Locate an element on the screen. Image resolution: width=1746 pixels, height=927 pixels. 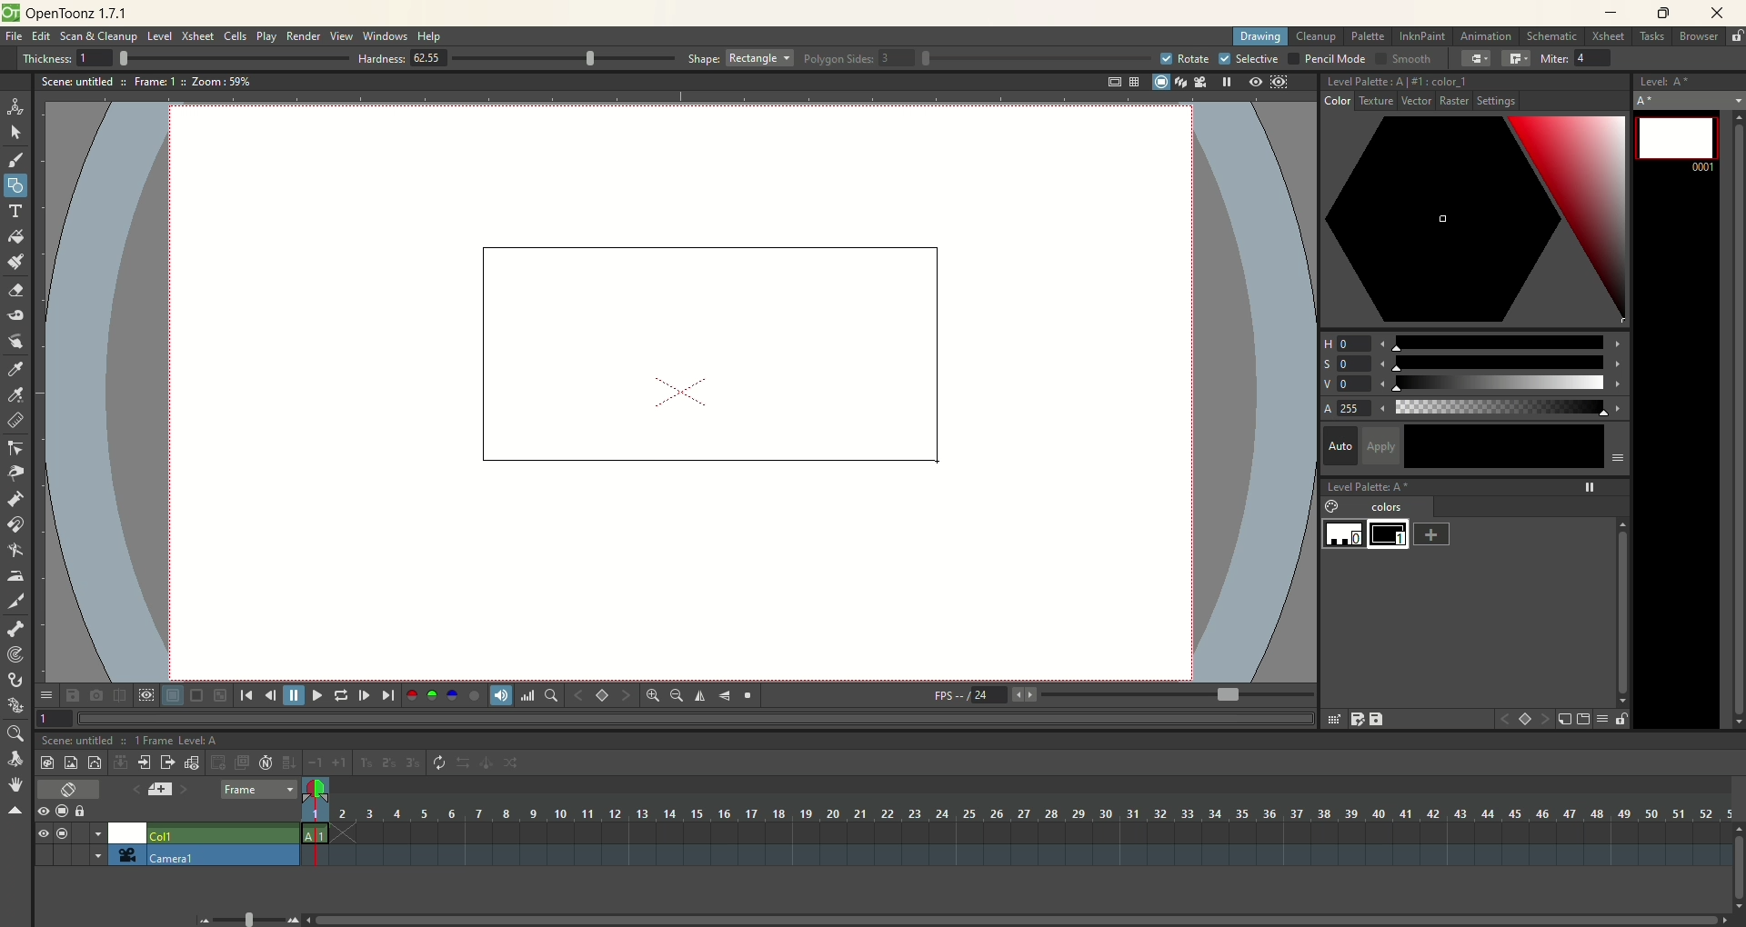
tape tool is located at coordinates (15, 315).